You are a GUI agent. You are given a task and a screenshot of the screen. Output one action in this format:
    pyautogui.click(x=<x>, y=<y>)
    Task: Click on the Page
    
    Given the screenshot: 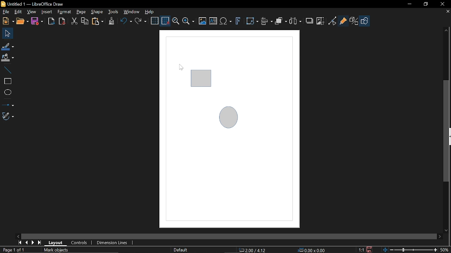 What is the action you would take?
    pyautogui.click(x=81, y=12)
    